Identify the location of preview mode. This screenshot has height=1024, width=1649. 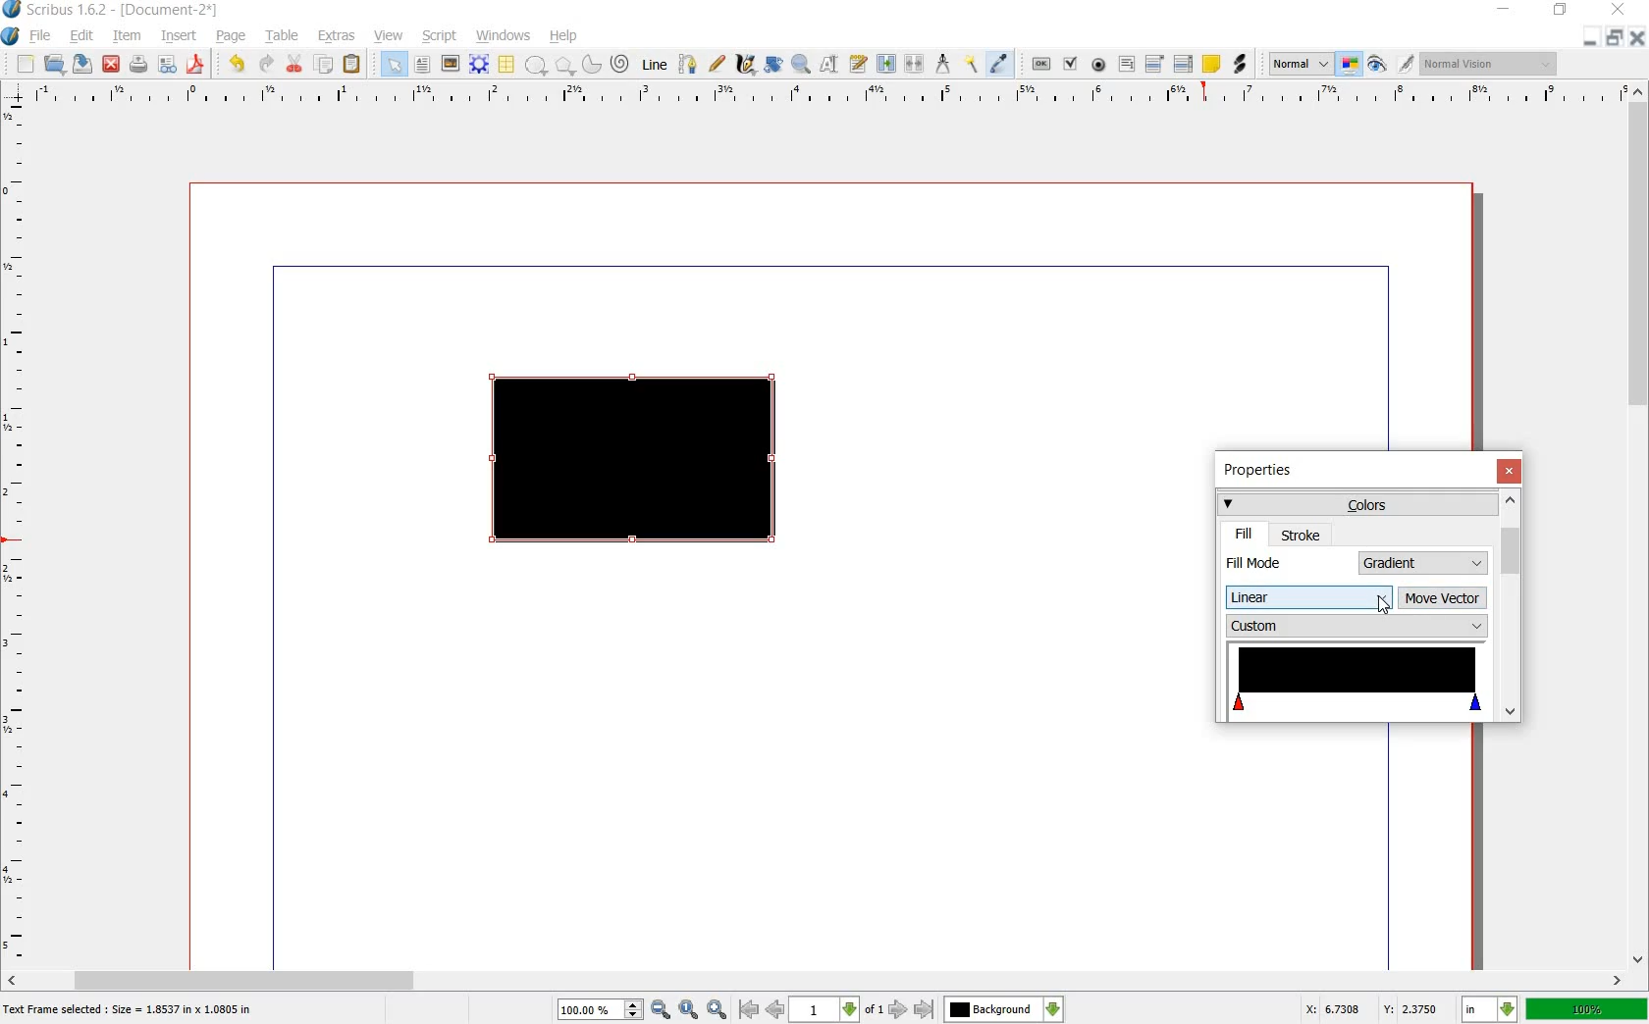
(1377, 64).